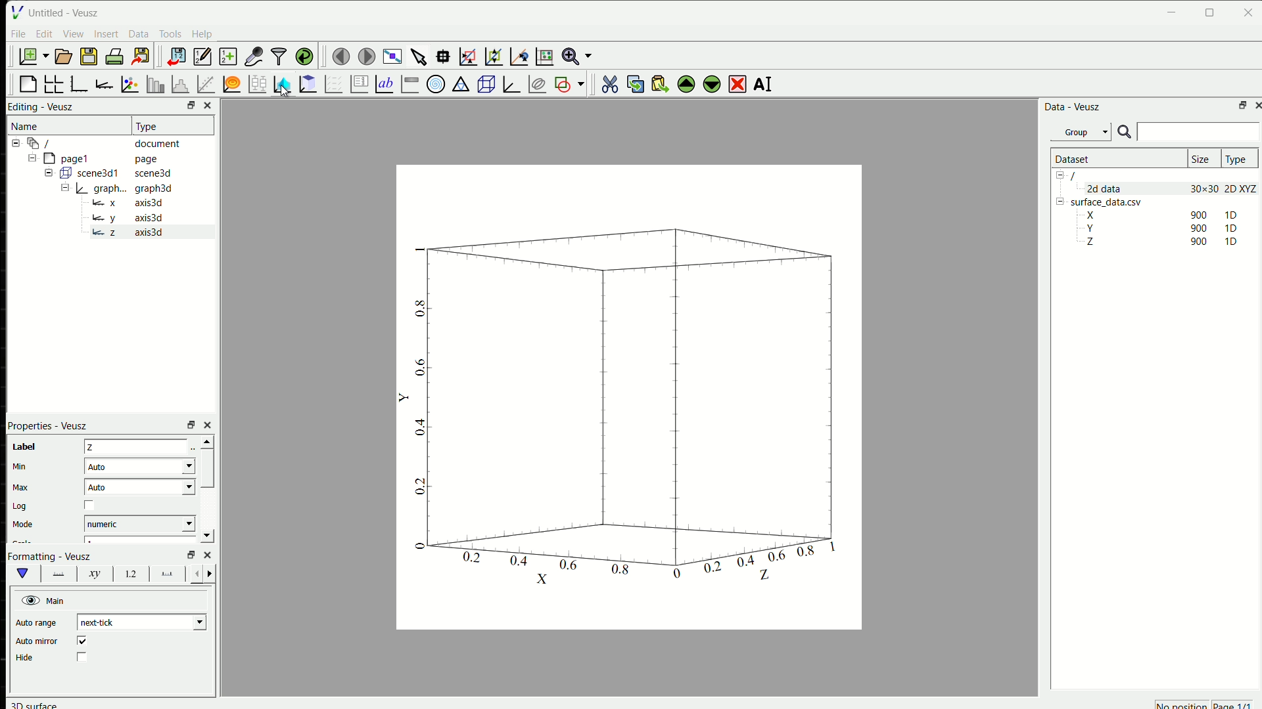 This screenshot has height=709, width=1262. What do you see at coordinates (19, 33) in the screenshot?
I see `File` at bounding box center [19, 33].